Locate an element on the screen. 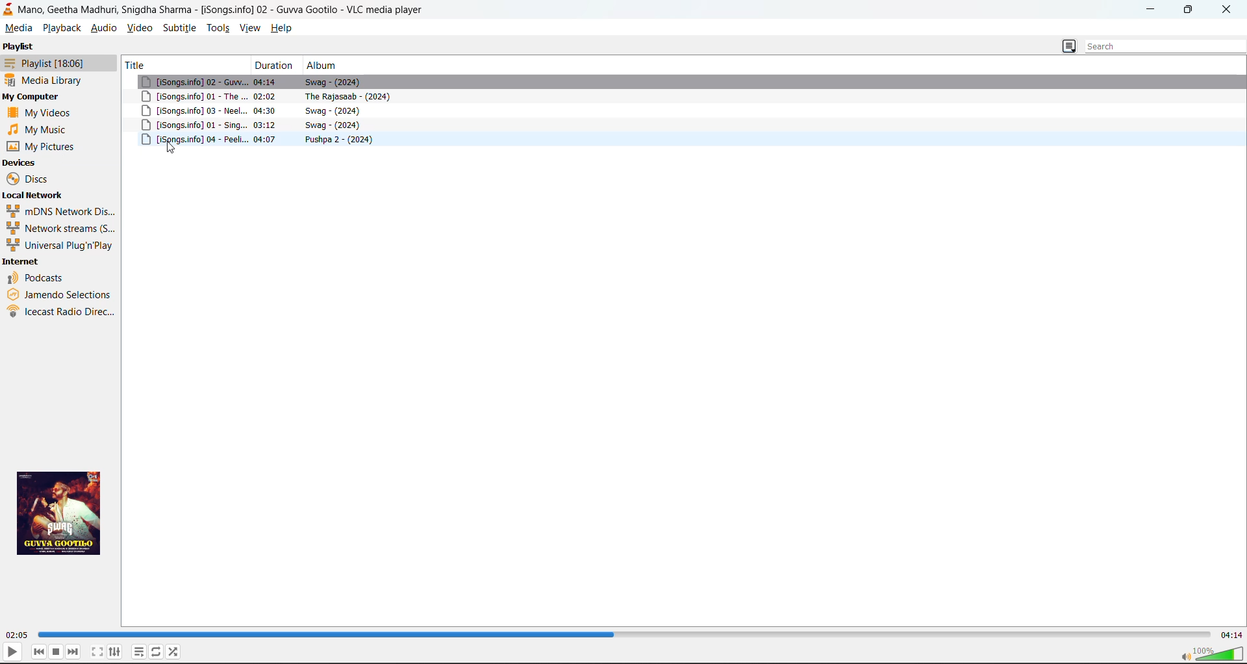 Image resolution: width=1247 pixels, height=664 pixels. music is located at coordinates (40, 129).